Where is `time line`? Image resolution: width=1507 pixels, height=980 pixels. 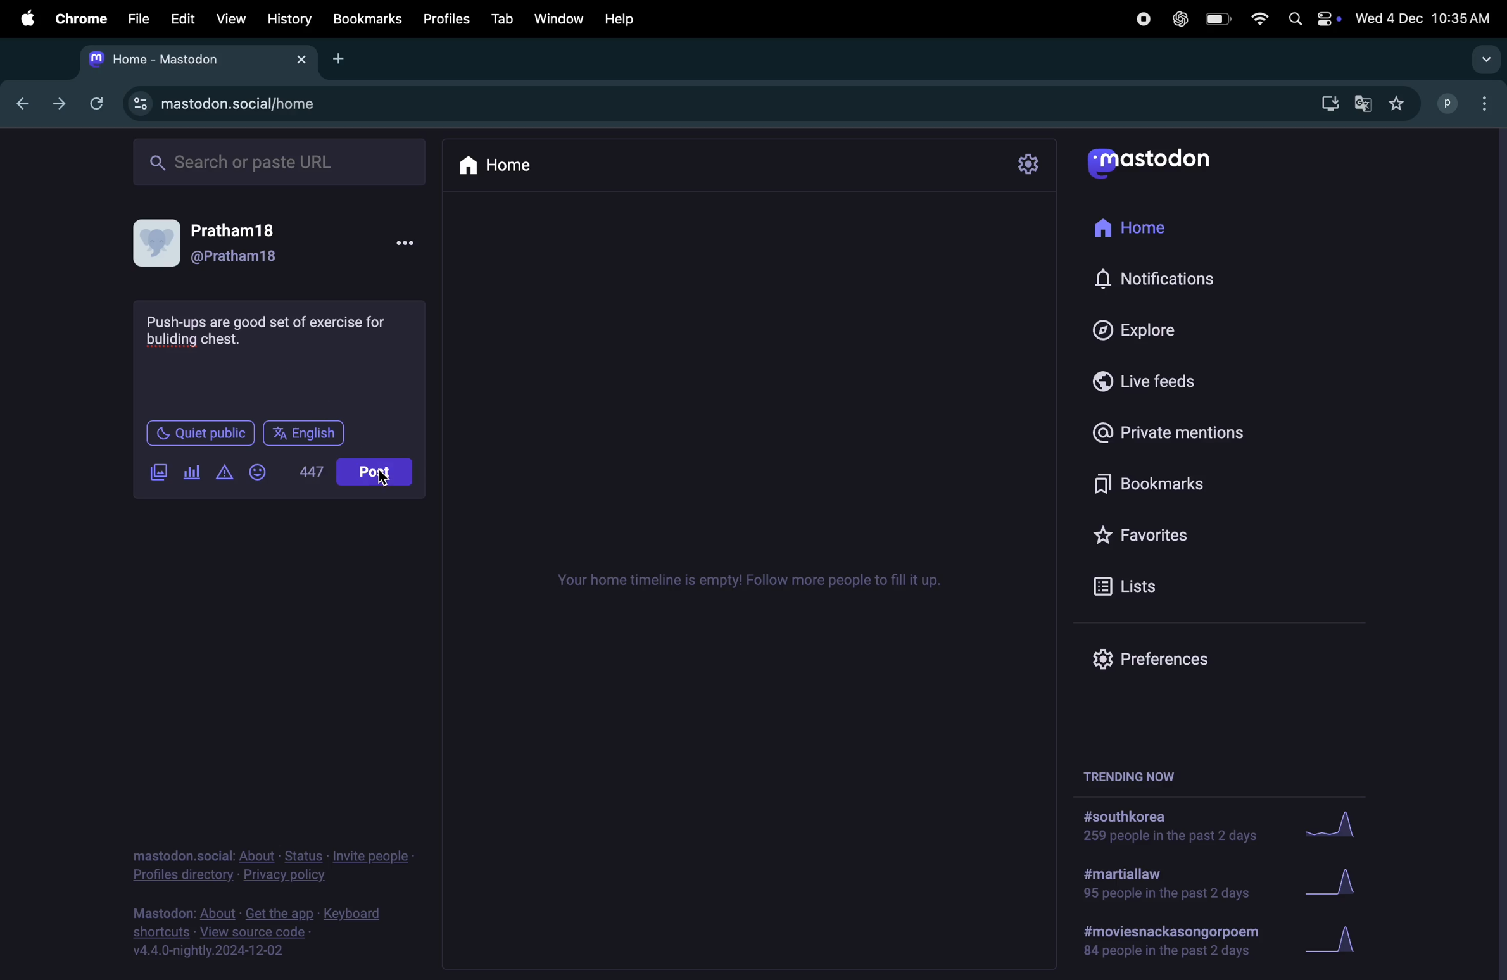 time line is located at coordinates (748, 581).